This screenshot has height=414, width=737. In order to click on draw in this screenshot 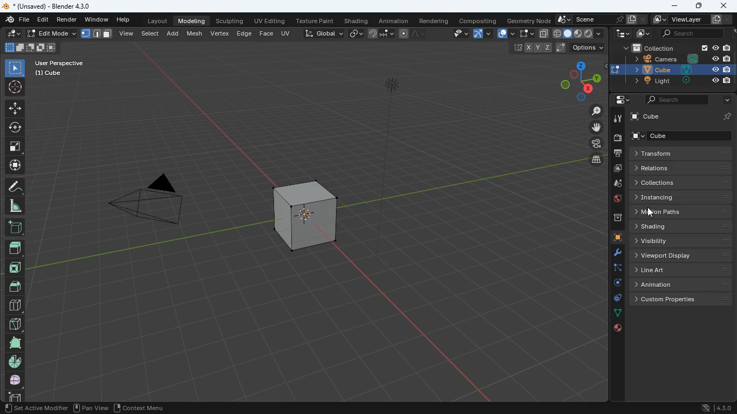, I will do `click(411, 33)`.